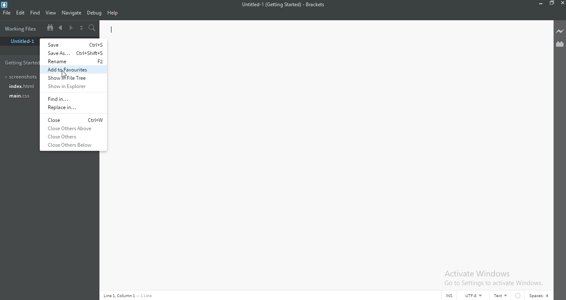  I want to click on Next , so click(72, 28).